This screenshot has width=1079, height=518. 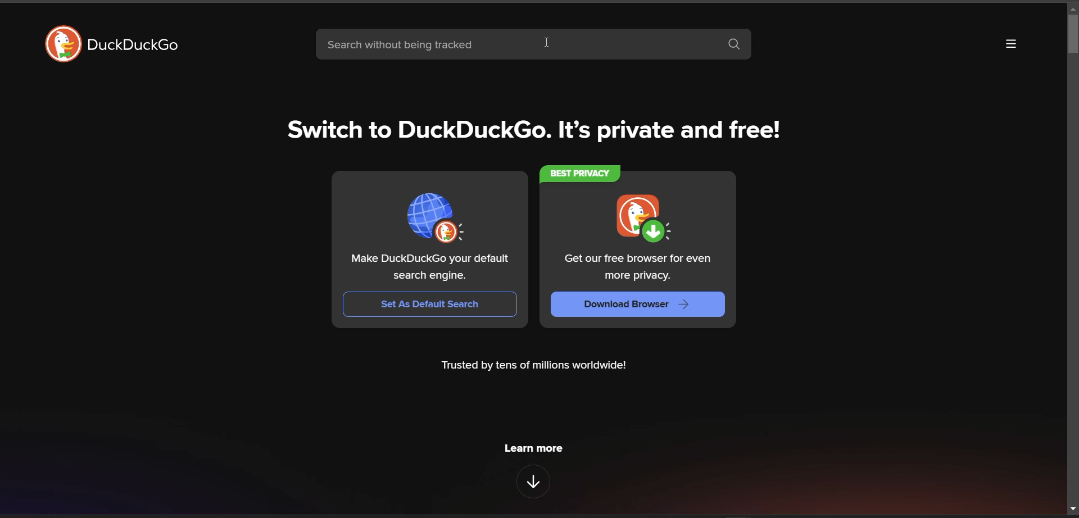 What do you see at coordinates (534, 449) in the screenshot?
I see `learn more` at bounding box center [534, 449].